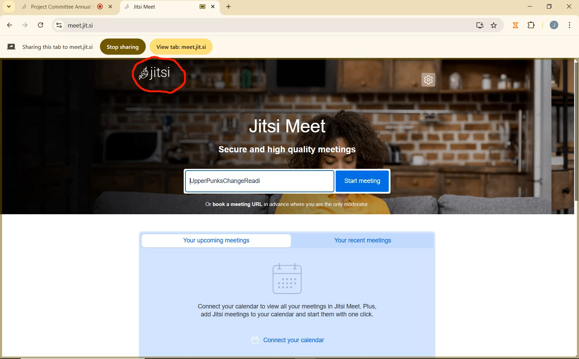  Describe the element at coordinates (219, 241) in the screenshot. I see `YOUR UPCOMING MEETINGS` at that location.